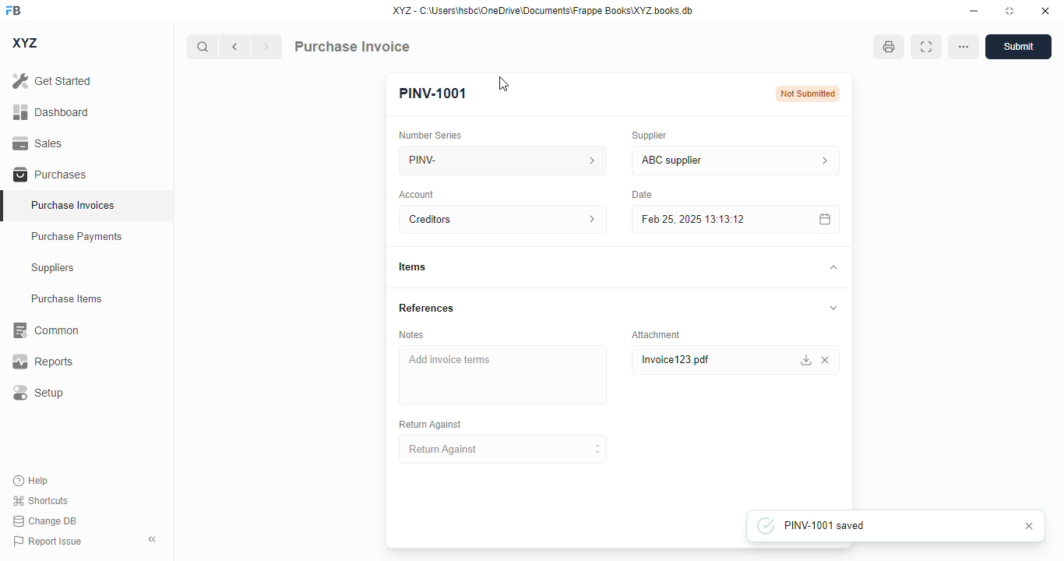 The image size is (1064, 561). I want to click on purchase invoices, so click(75, 205).